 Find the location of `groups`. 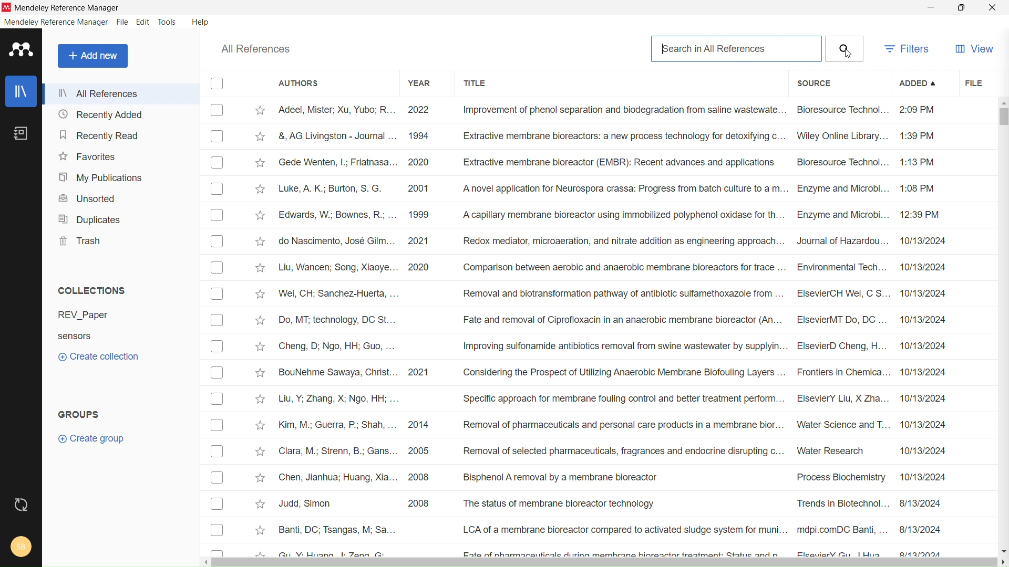

groups is located at coordinates (79, 414).